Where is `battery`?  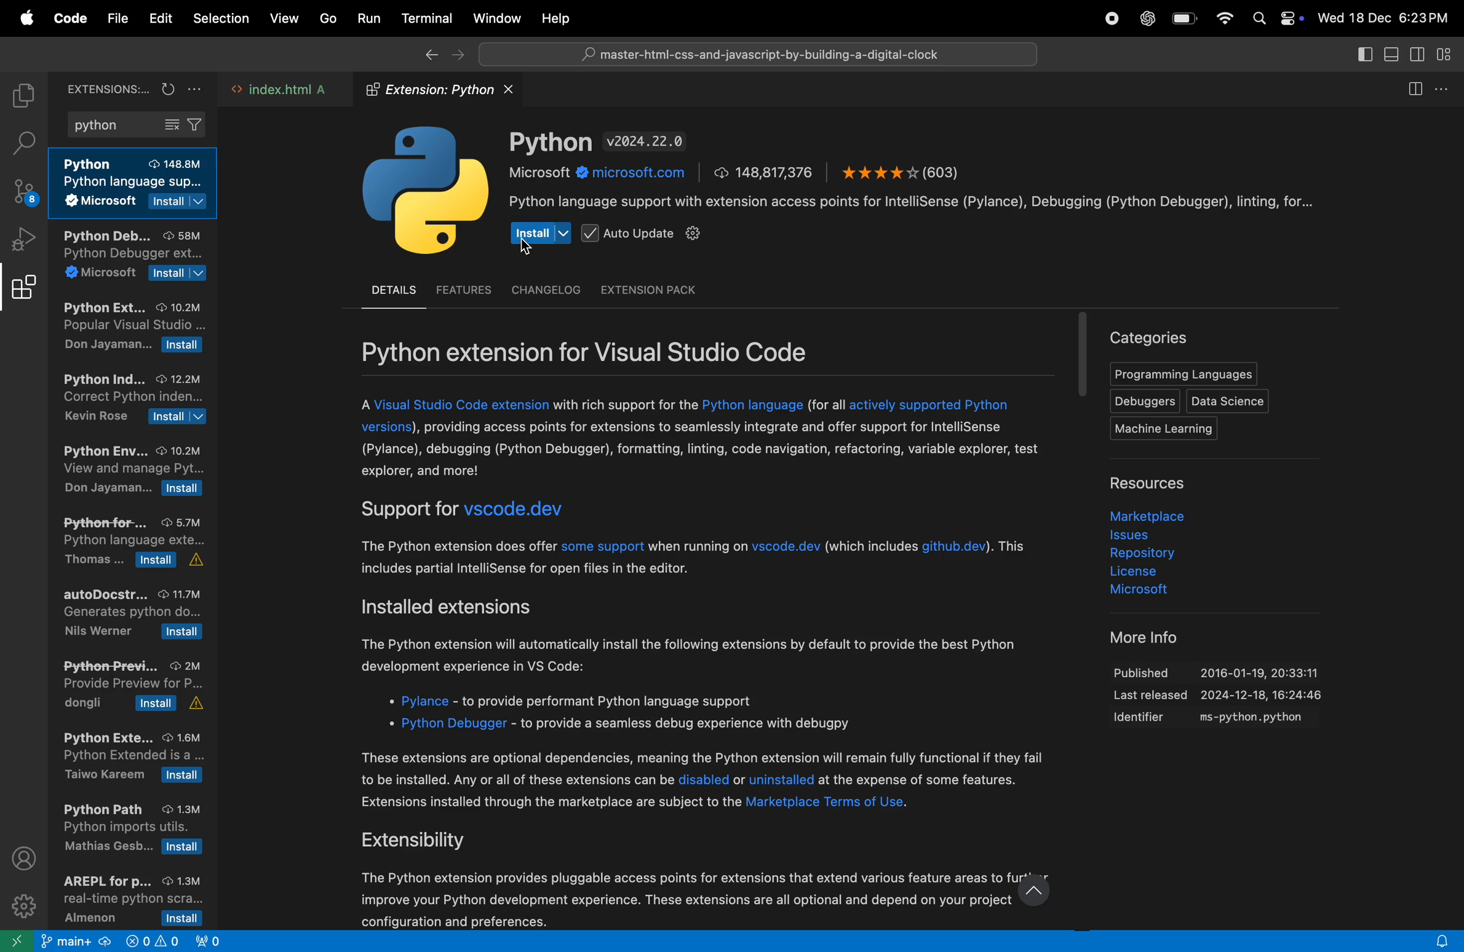 battery is located at coordinates (1184, 20).